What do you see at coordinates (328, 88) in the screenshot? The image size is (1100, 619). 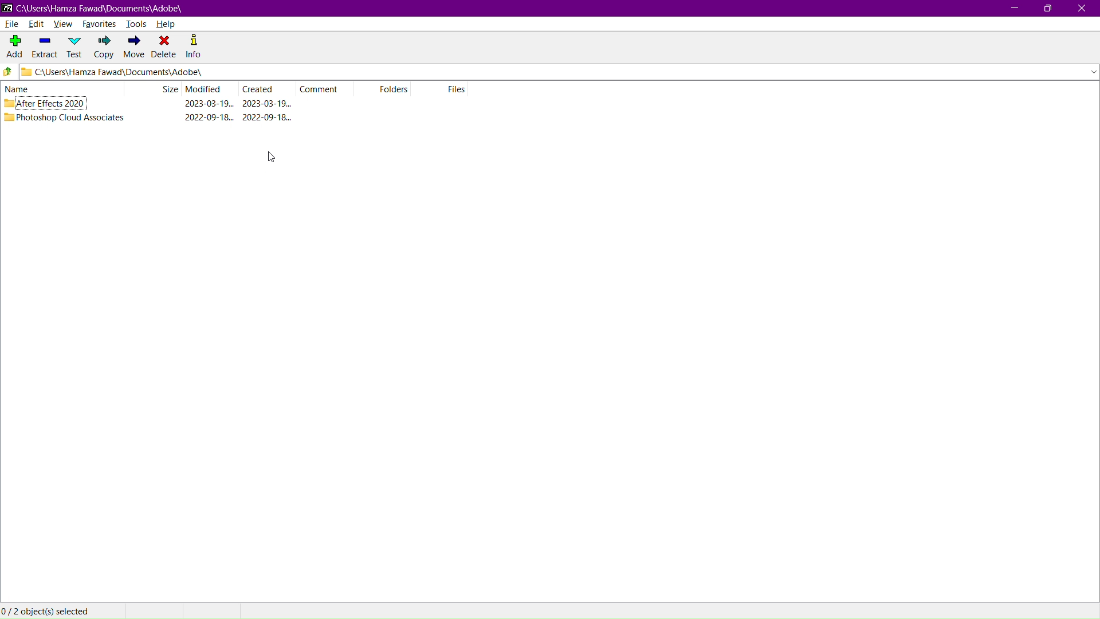 I see `Comment` at bounding box center [328, 88].